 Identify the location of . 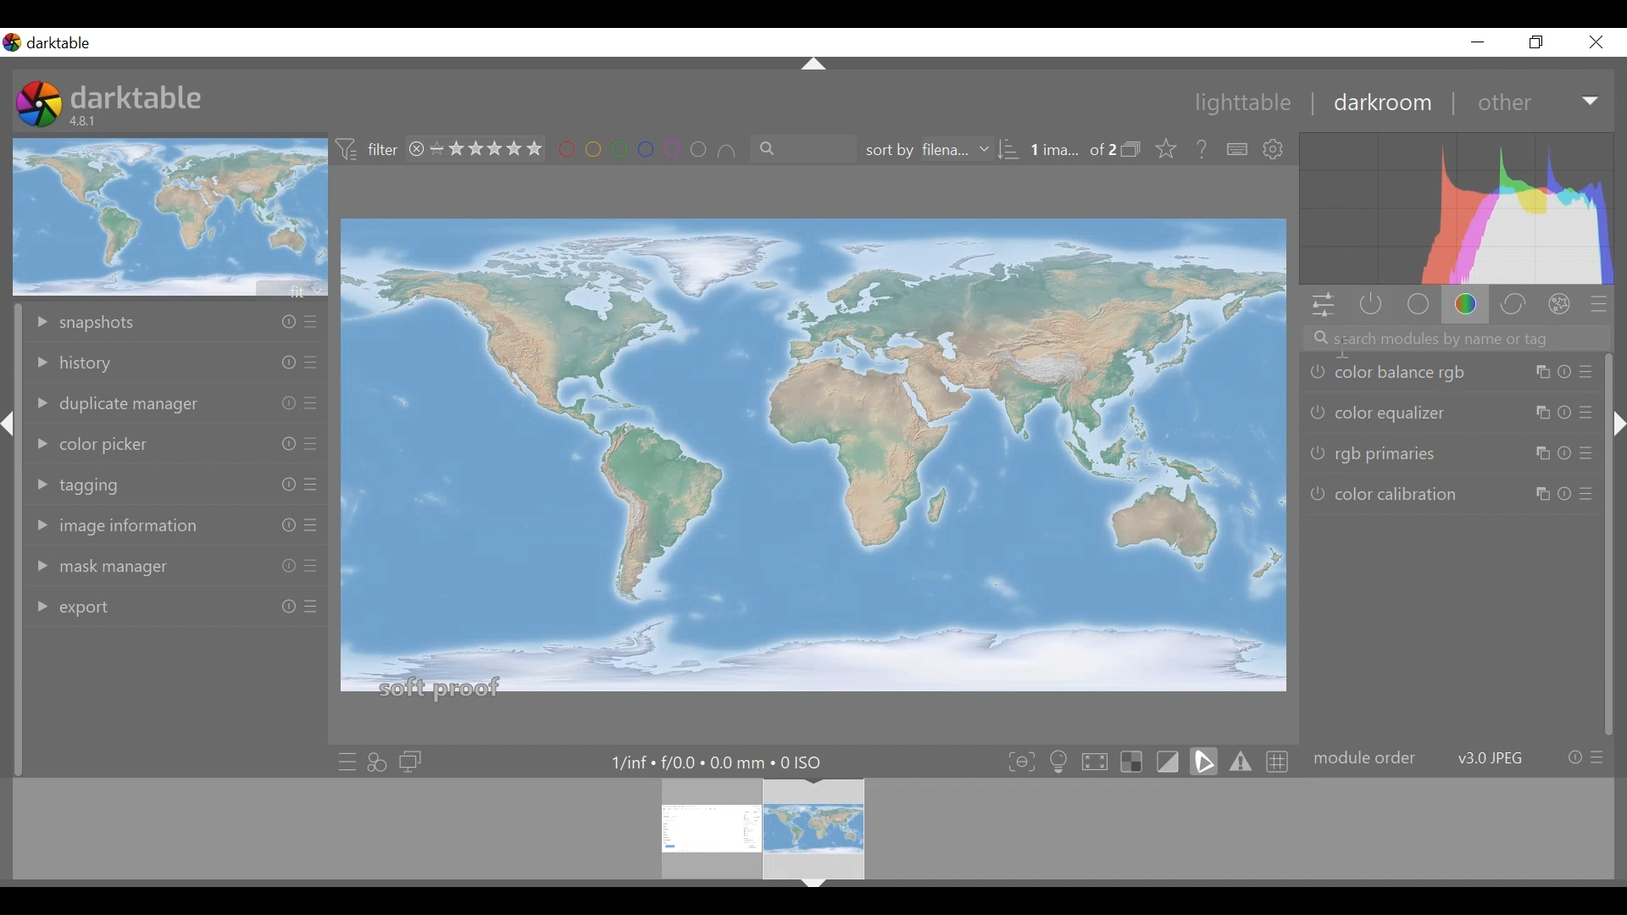
(310, 527).